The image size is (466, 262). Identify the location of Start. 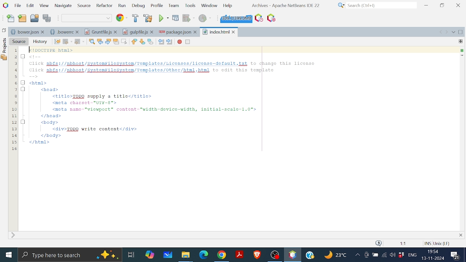
(9, 254).